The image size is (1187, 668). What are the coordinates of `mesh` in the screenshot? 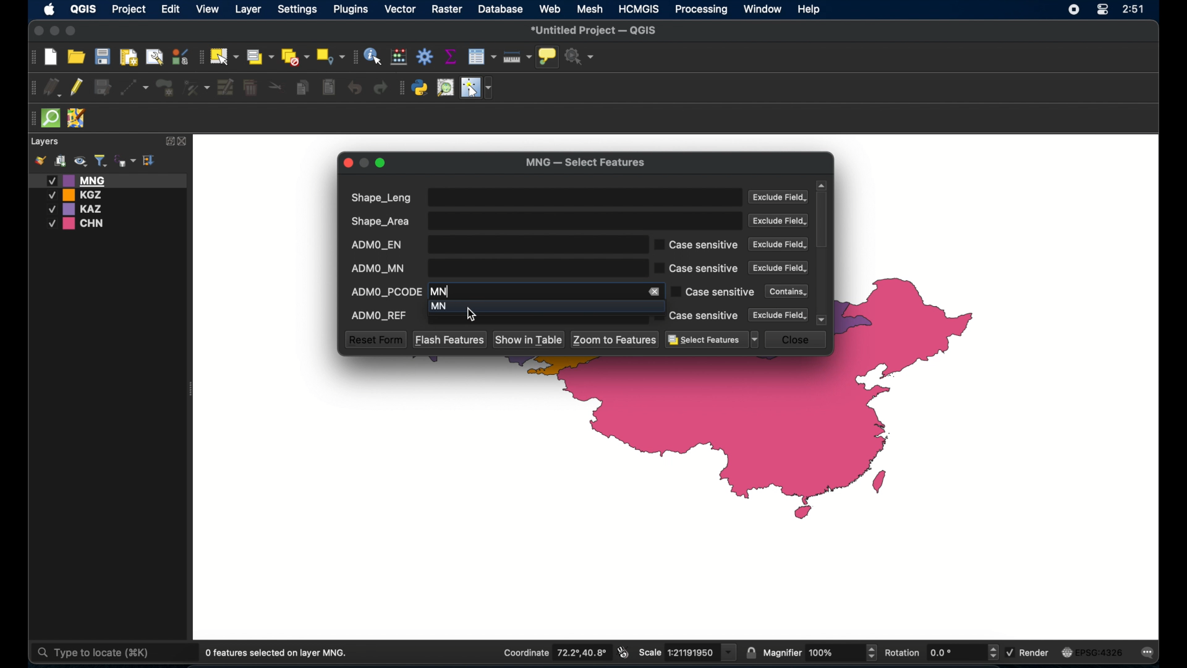 It's located at (591, 9).